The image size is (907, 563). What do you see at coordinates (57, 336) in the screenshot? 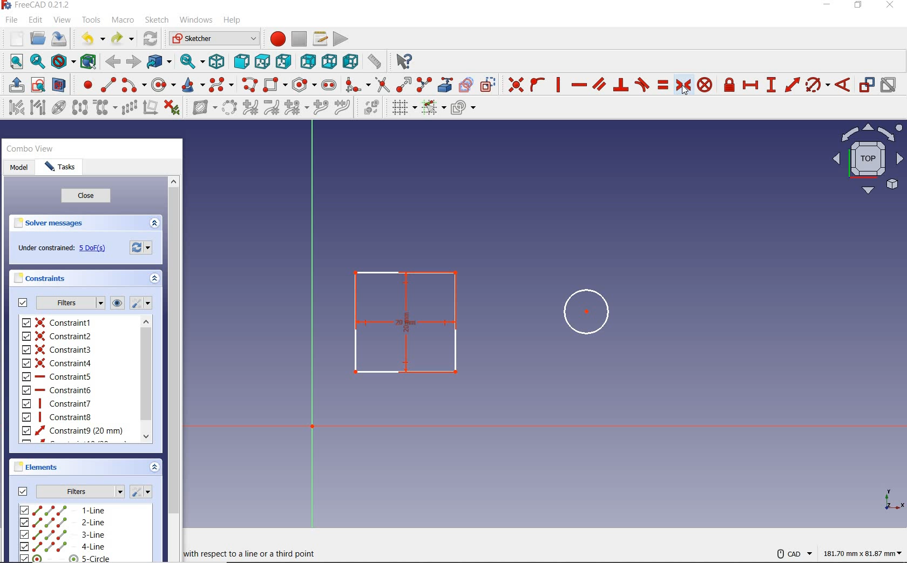
I see `constraint2` at bounding box center [57, 336].